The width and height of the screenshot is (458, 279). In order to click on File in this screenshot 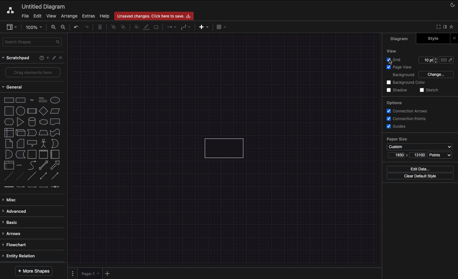, I will do `click(25, 16)`.